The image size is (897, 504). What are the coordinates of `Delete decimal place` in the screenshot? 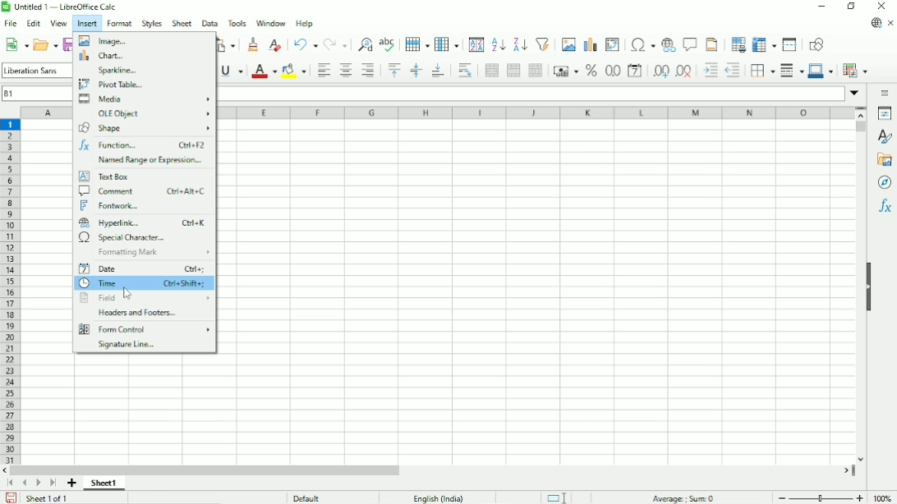 It's located at (684, 71).